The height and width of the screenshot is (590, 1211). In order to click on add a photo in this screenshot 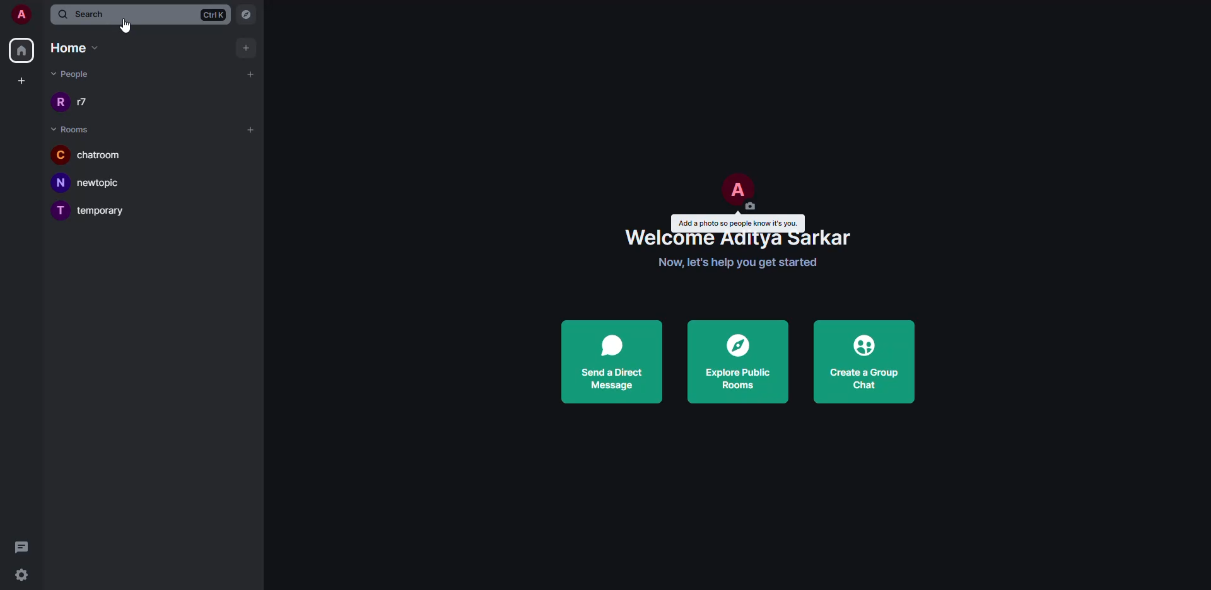, I will do `click(739, 222)`.